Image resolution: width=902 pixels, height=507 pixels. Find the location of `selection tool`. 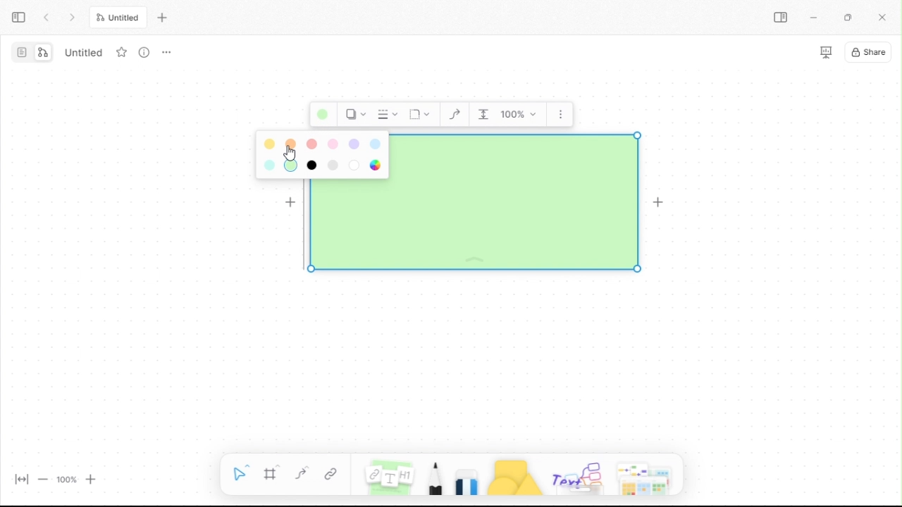

selection tool is located at coordinates (239, 475).